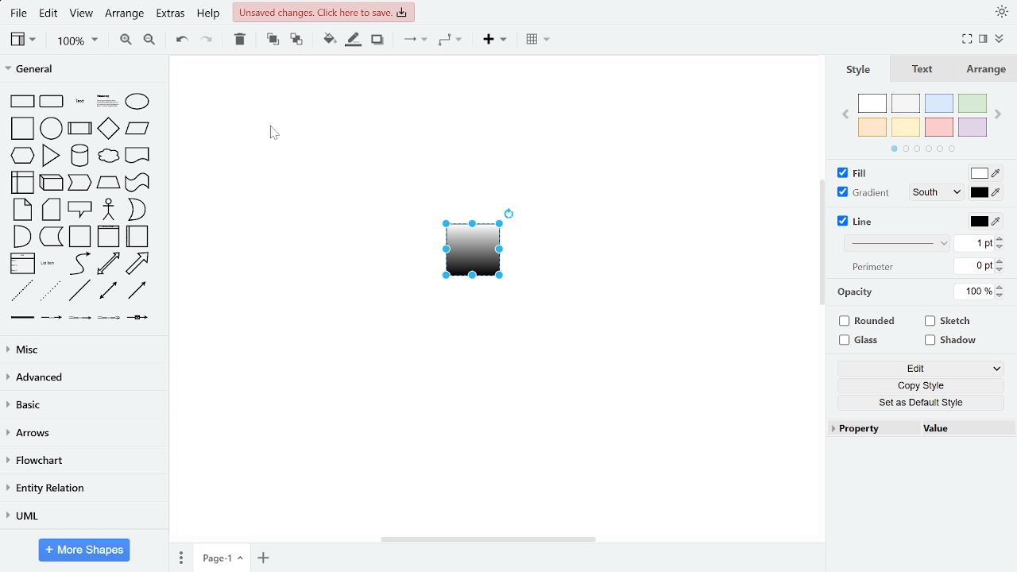  I want to click on fill , so click(857, 174).